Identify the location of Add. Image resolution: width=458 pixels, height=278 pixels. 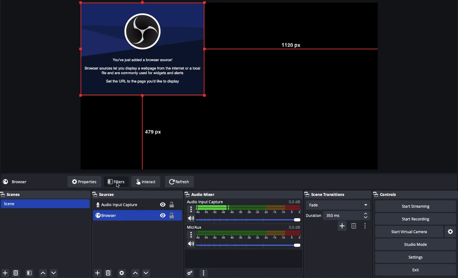
(342, 226).